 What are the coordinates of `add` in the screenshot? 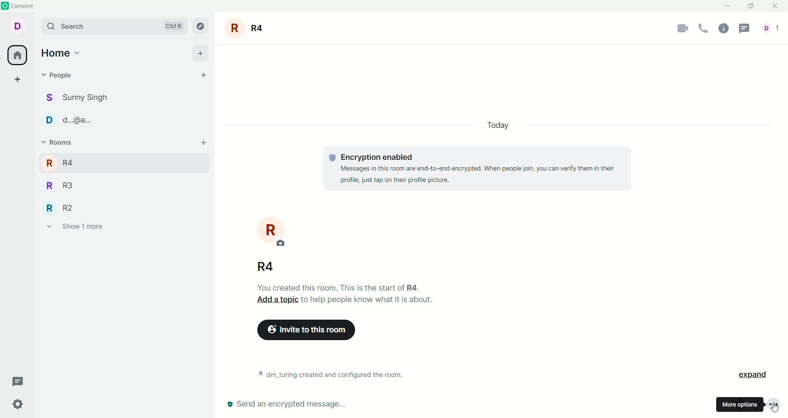 It's located at (206, 145).